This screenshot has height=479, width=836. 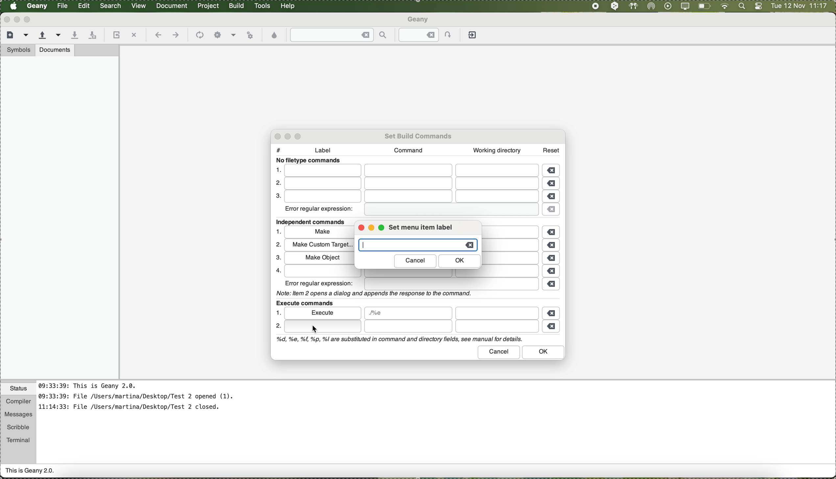 I want to click on minimize, so click(x=371, y=229).